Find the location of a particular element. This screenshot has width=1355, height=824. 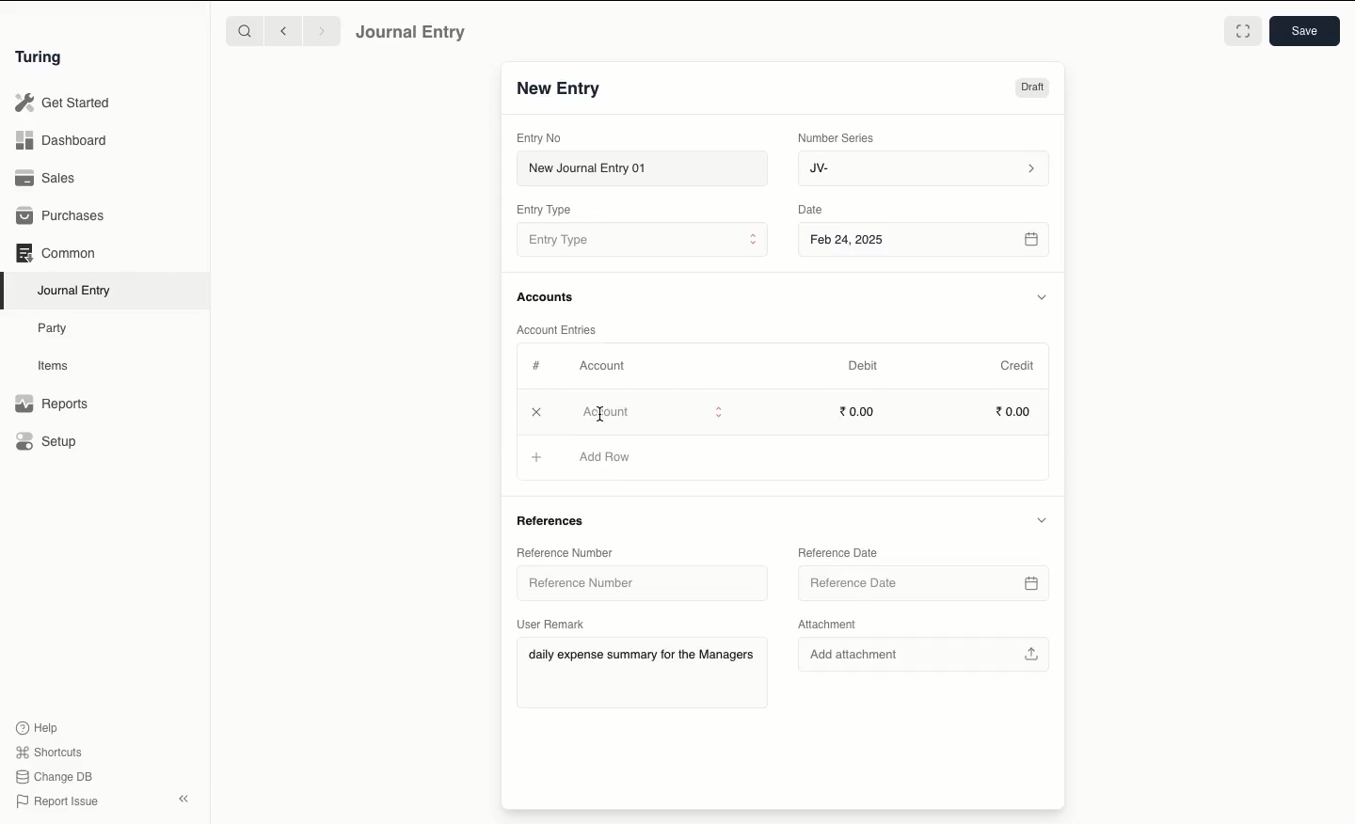

Dashboard is located at coordinates (61, 141).